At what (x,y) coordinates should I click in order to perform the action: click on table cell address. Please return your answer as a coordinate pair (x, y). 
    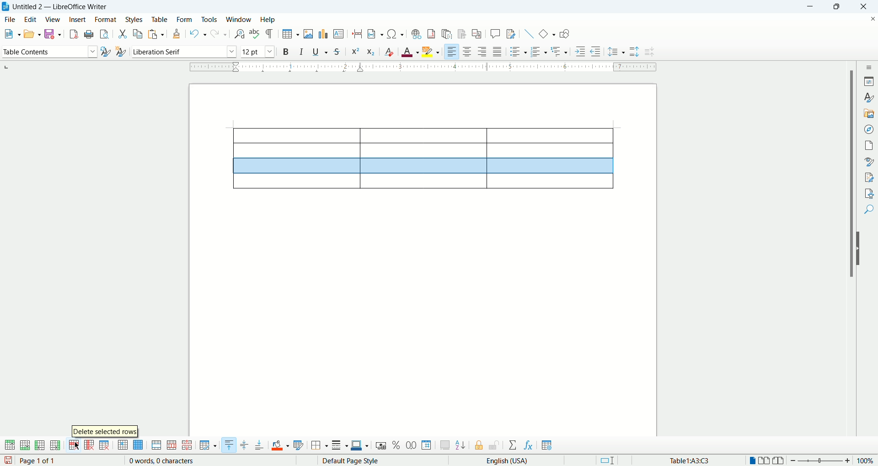
    Looking at the image, I should click on (700, 460).